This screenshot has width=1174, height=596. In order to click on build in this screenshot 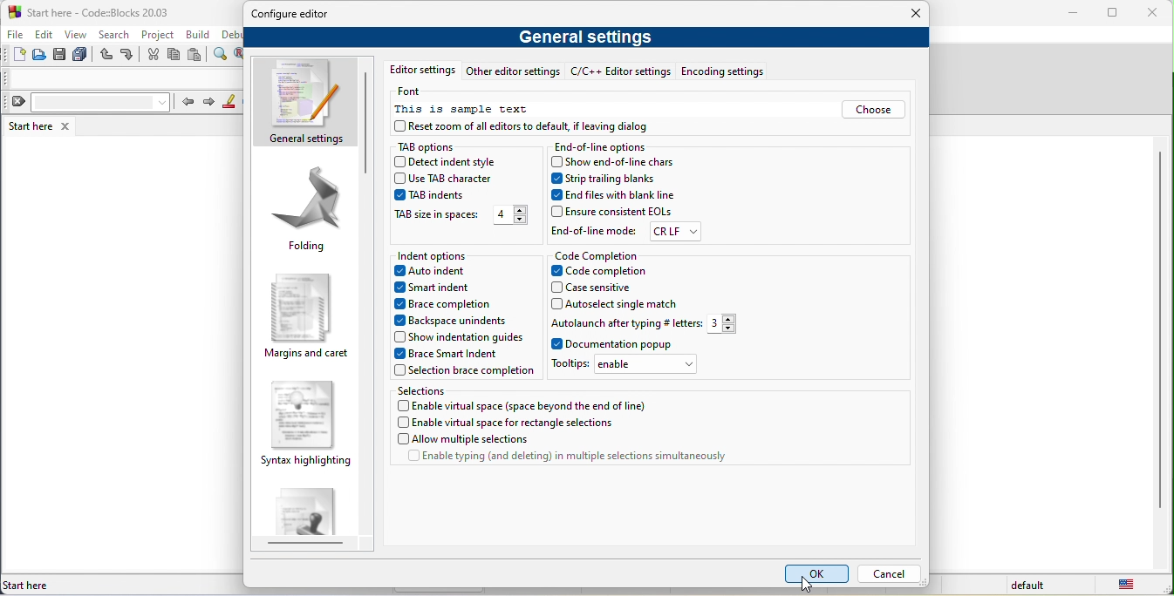, I will do `click(201, 34)`.